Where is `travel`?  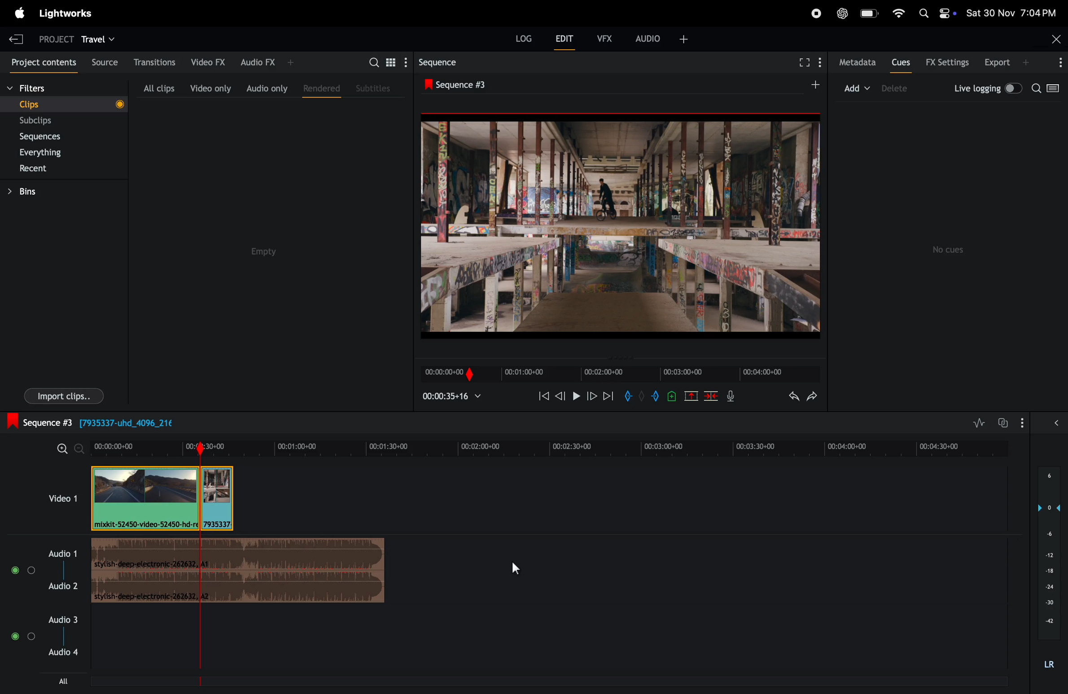 travel is located at coordinates (101, 38).